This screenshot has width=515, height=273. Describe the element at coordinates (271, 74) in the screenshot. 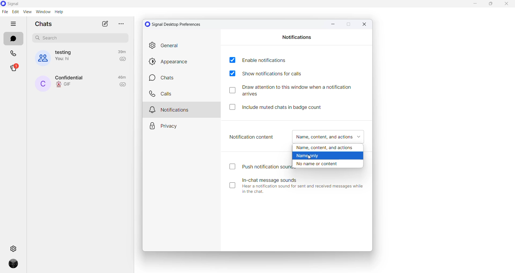

I see `show notifications for call checkbox` at that location.